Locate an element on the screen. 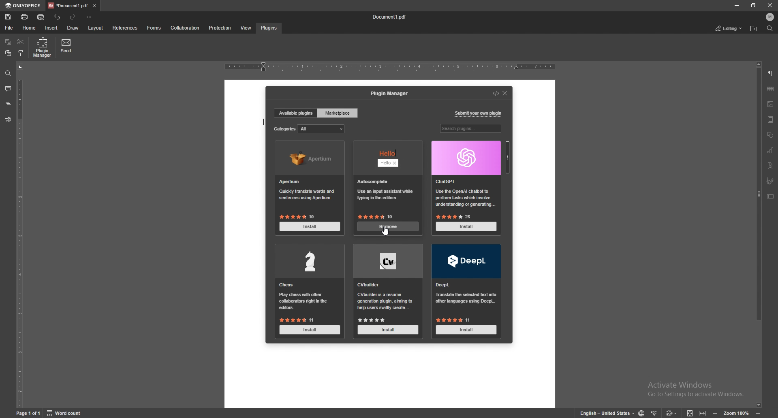 The image size is (778, 418). Word count is located at coordinates (67, 413).